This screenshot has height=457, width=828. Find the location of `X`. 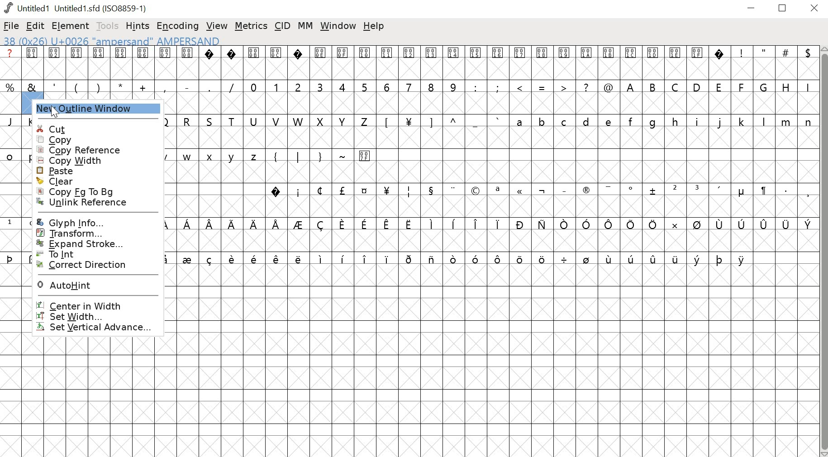

X is located at coordinates (322, 121).